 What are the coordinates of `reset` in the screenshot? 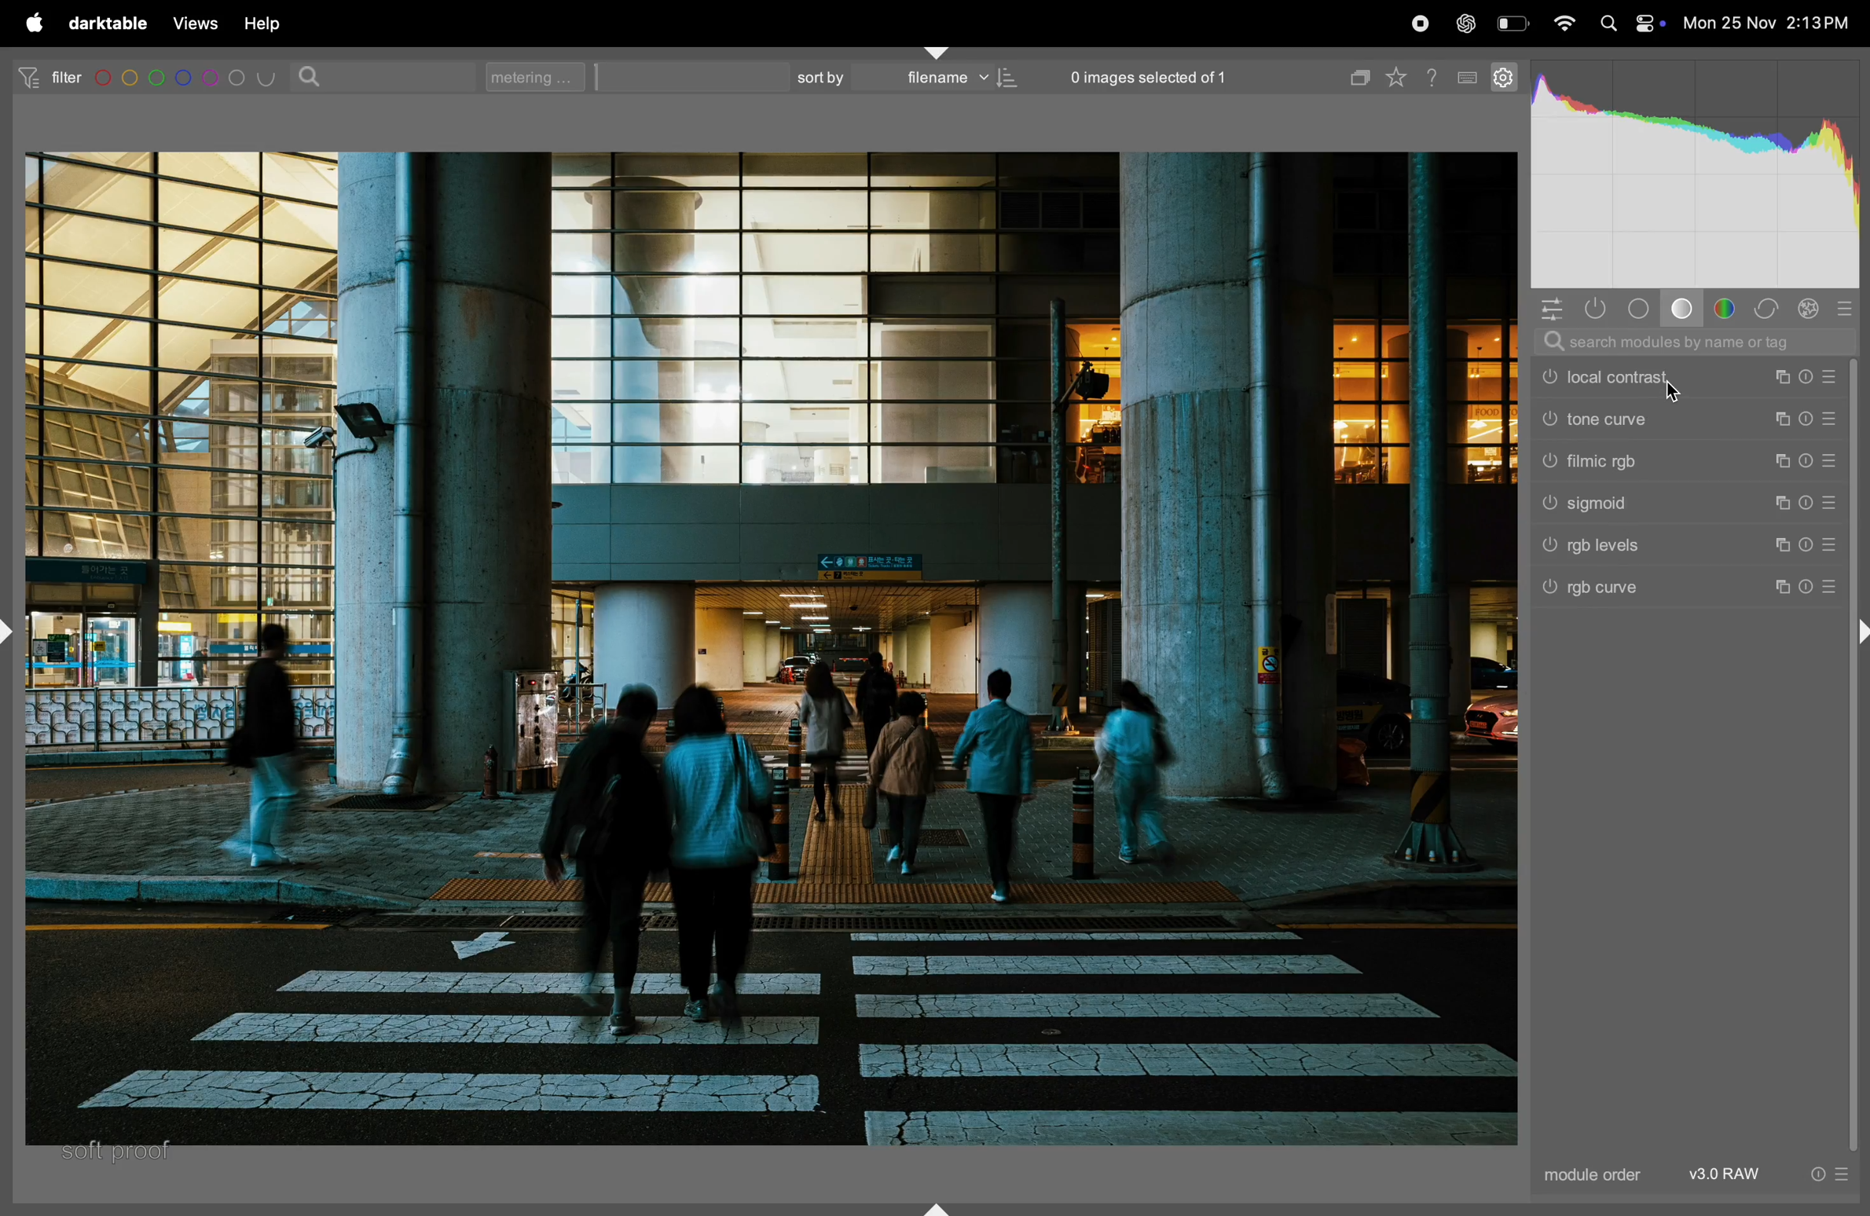 It's located at (1809, 419).